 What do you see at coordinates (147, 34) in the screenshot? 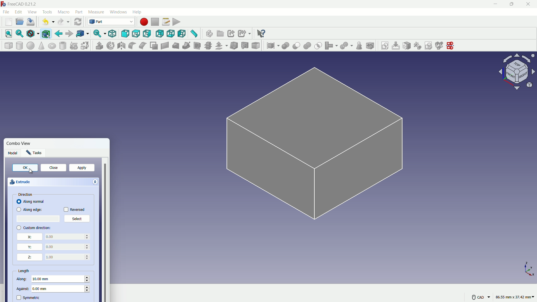
I see `right view` at bounding box center [147, 34].